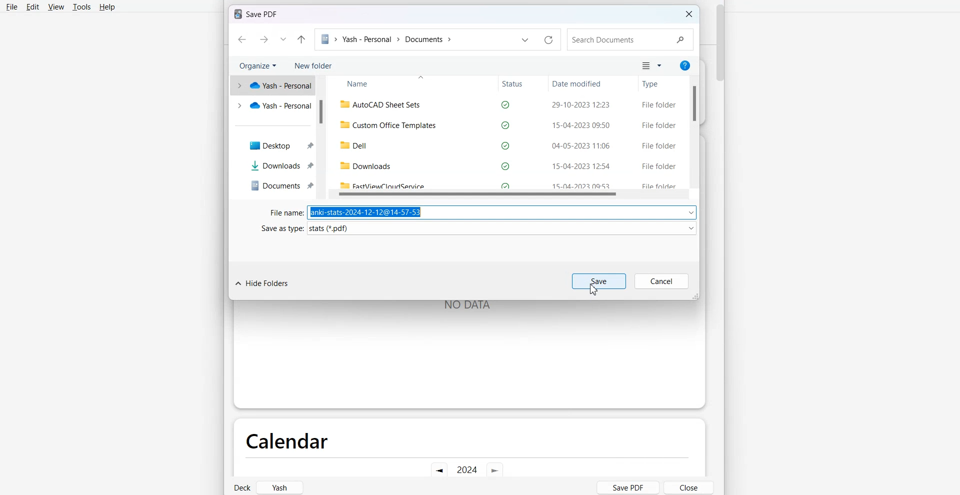  What do you see at coordinates (652, 65) in the screenshot?
I see `Change Your view` at bounding box center [652, 65].